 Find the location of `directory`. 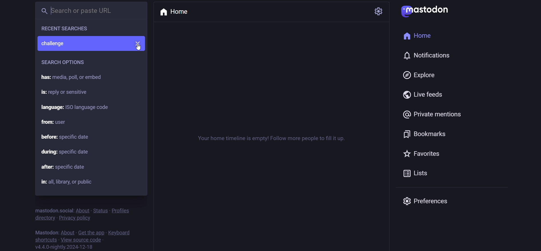

directory is located at coordinates (43, 217).